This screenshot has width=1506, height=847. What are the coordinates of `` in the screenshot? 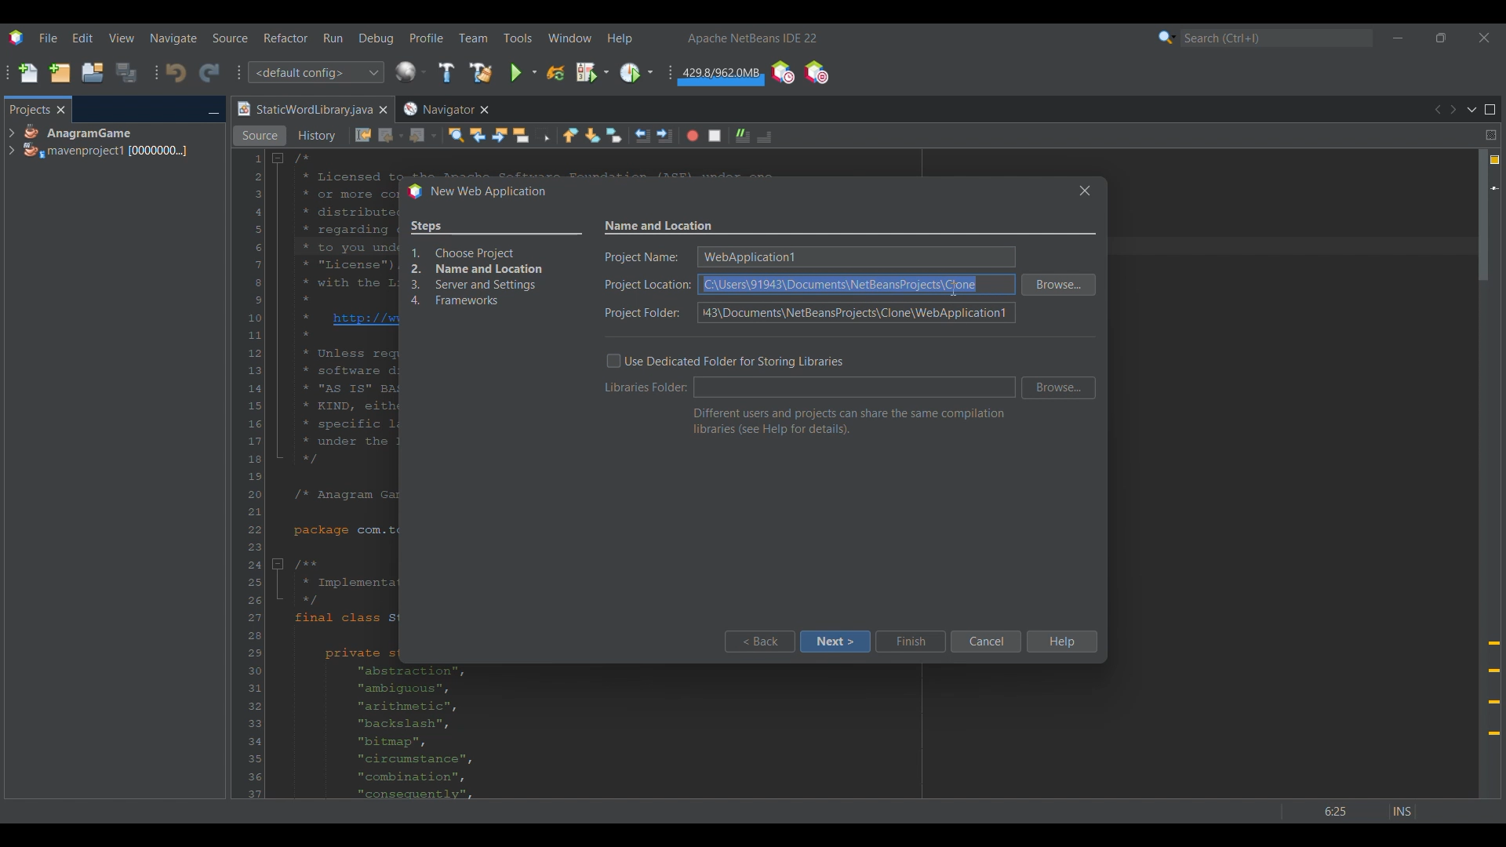 It's located at (1359, 807).